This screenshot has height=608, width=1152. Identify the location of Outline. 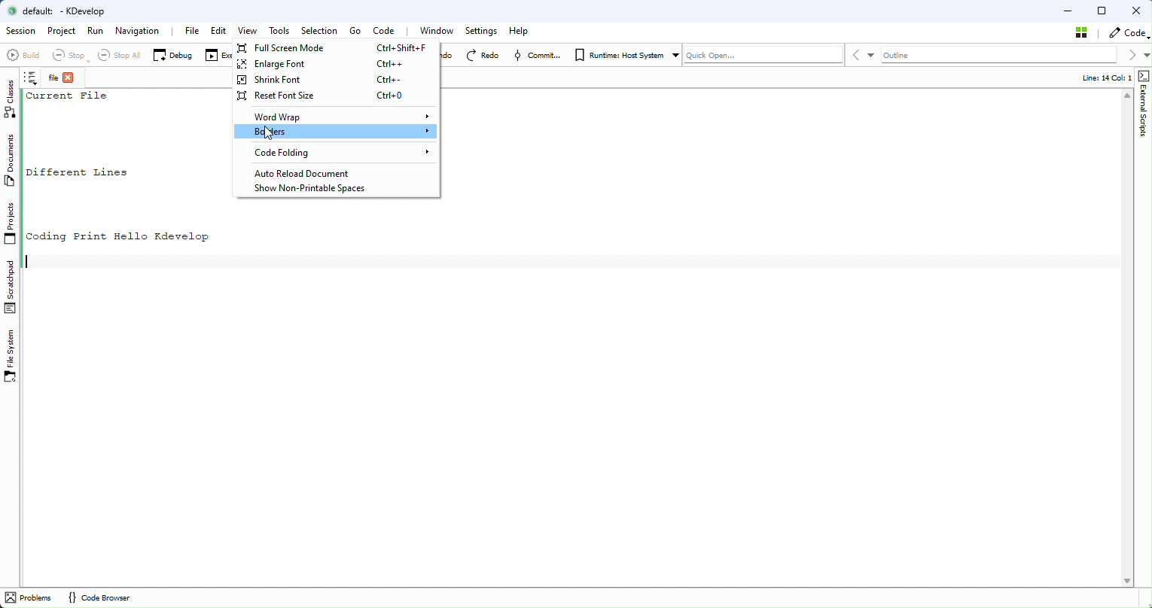
(1000, 55).